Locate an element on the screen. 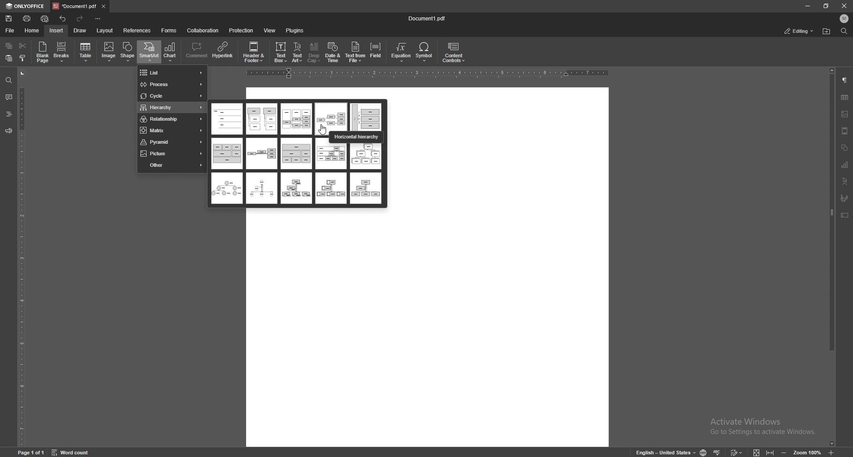  image is located at coordinates (108, 52).